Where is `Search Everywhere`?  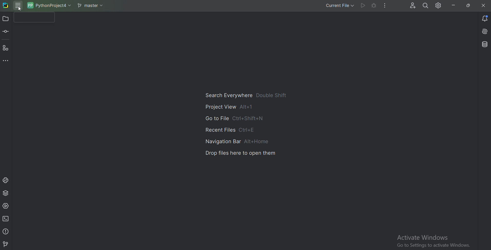 Search Everywhere is located at coordinates (248, 96).